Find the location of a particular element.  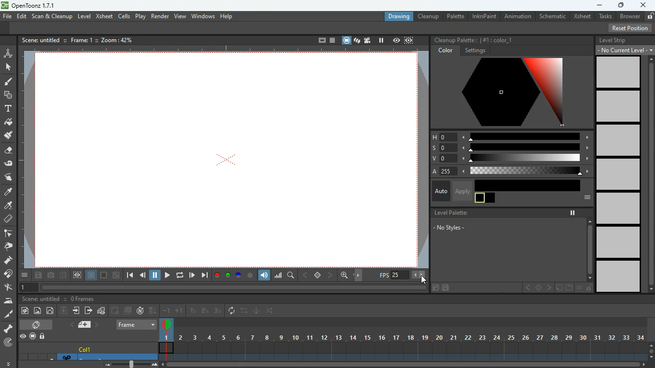

minimize is located at coordinates (597, 5).